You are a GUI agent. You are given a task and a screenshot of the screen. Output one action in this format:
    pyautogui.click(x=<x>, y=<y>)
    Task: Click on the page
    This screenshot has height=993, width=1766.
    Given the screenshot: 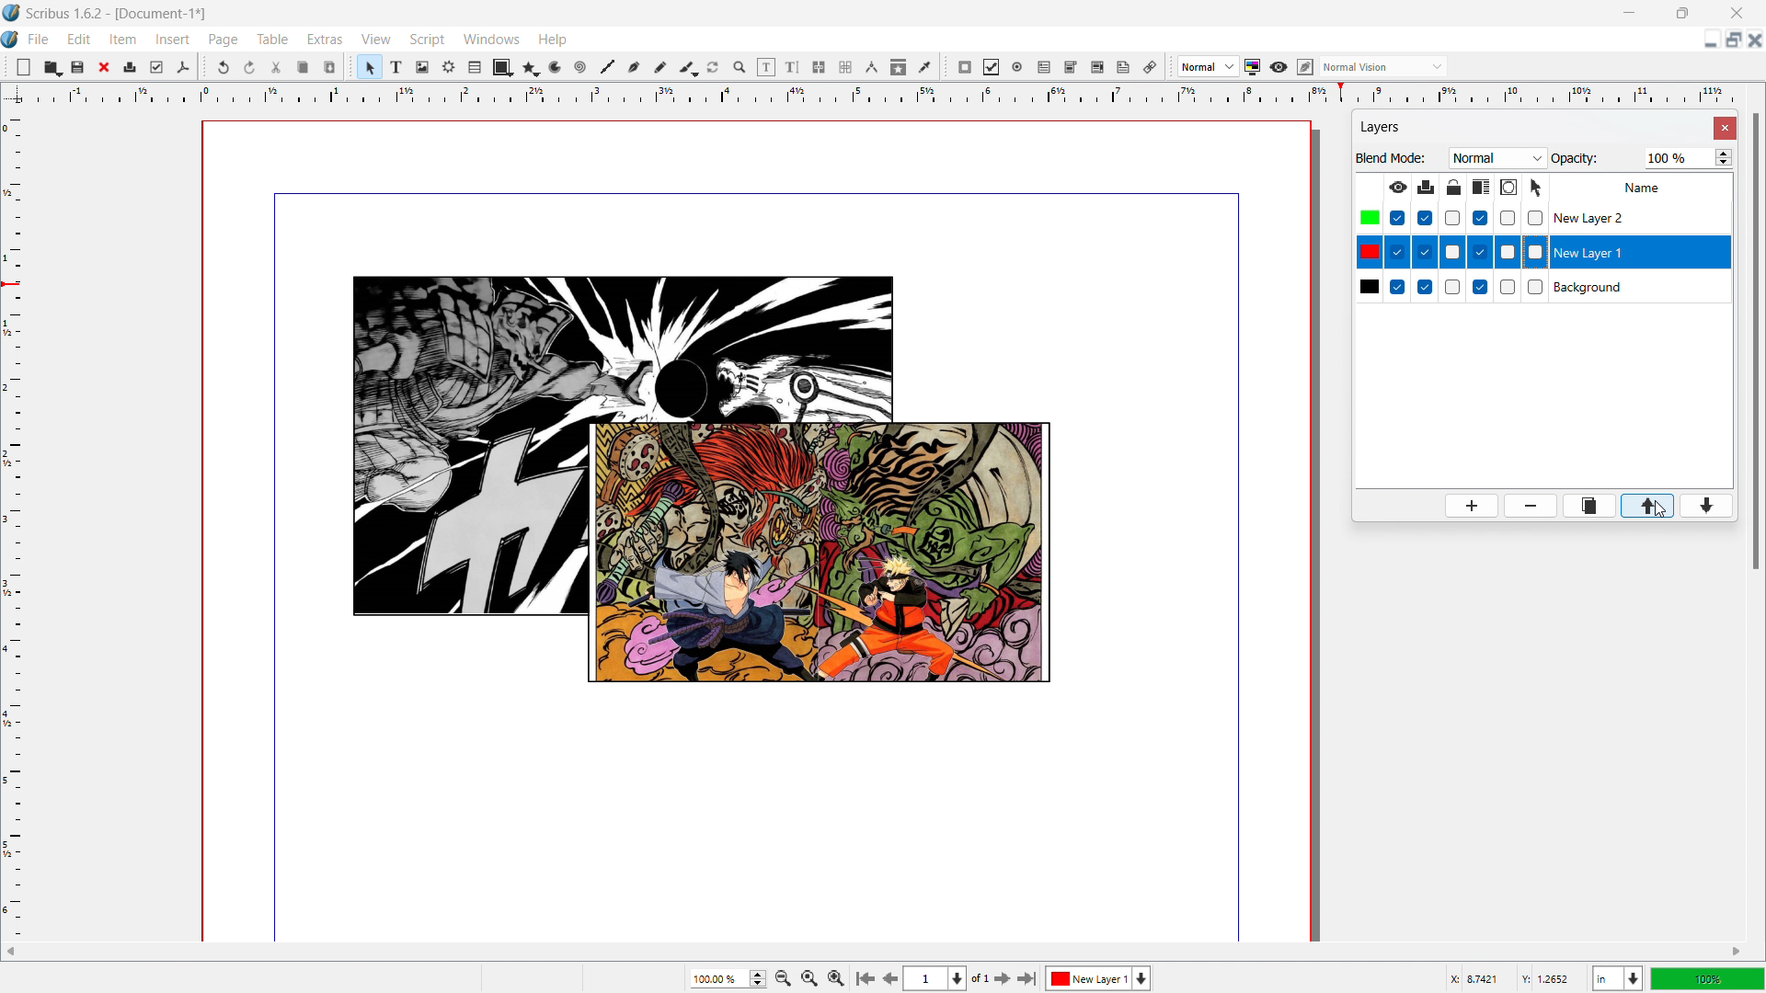 What is the action you would take?
    pyautogui.click(x=224, y=39)
    